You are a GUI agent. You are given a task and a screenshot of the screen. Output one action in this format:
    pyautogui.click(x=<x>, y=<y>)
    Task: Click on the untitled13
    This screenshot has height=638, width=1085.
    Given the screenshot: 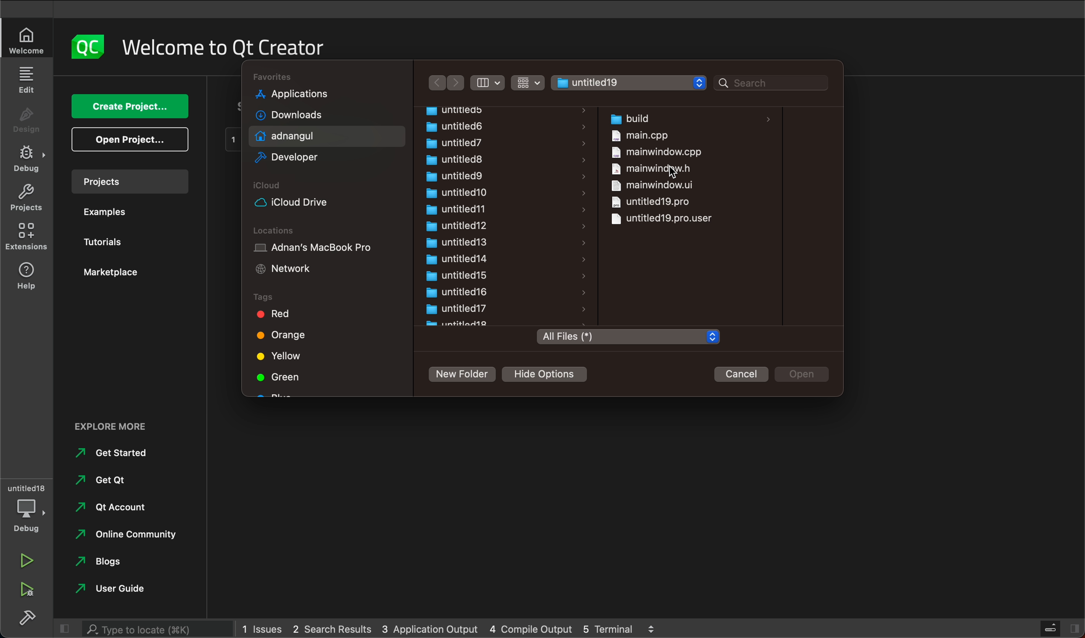 What is the action you would take?
    pyautogui.click(x=455, y=243)
    